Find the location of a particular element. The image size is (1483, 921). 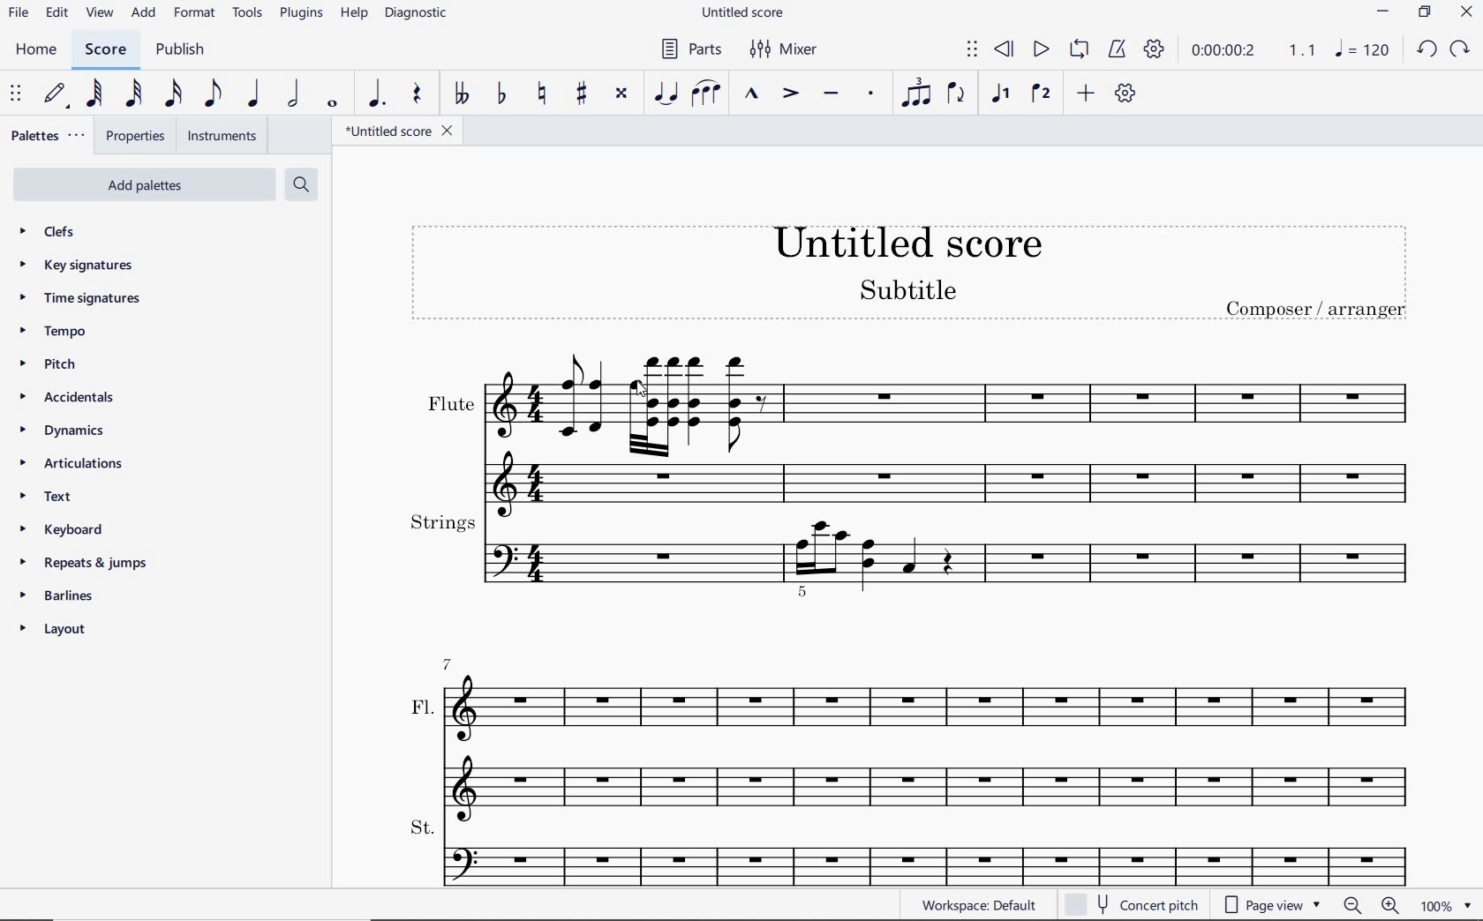

pitch is located at coordinates (79, 362).